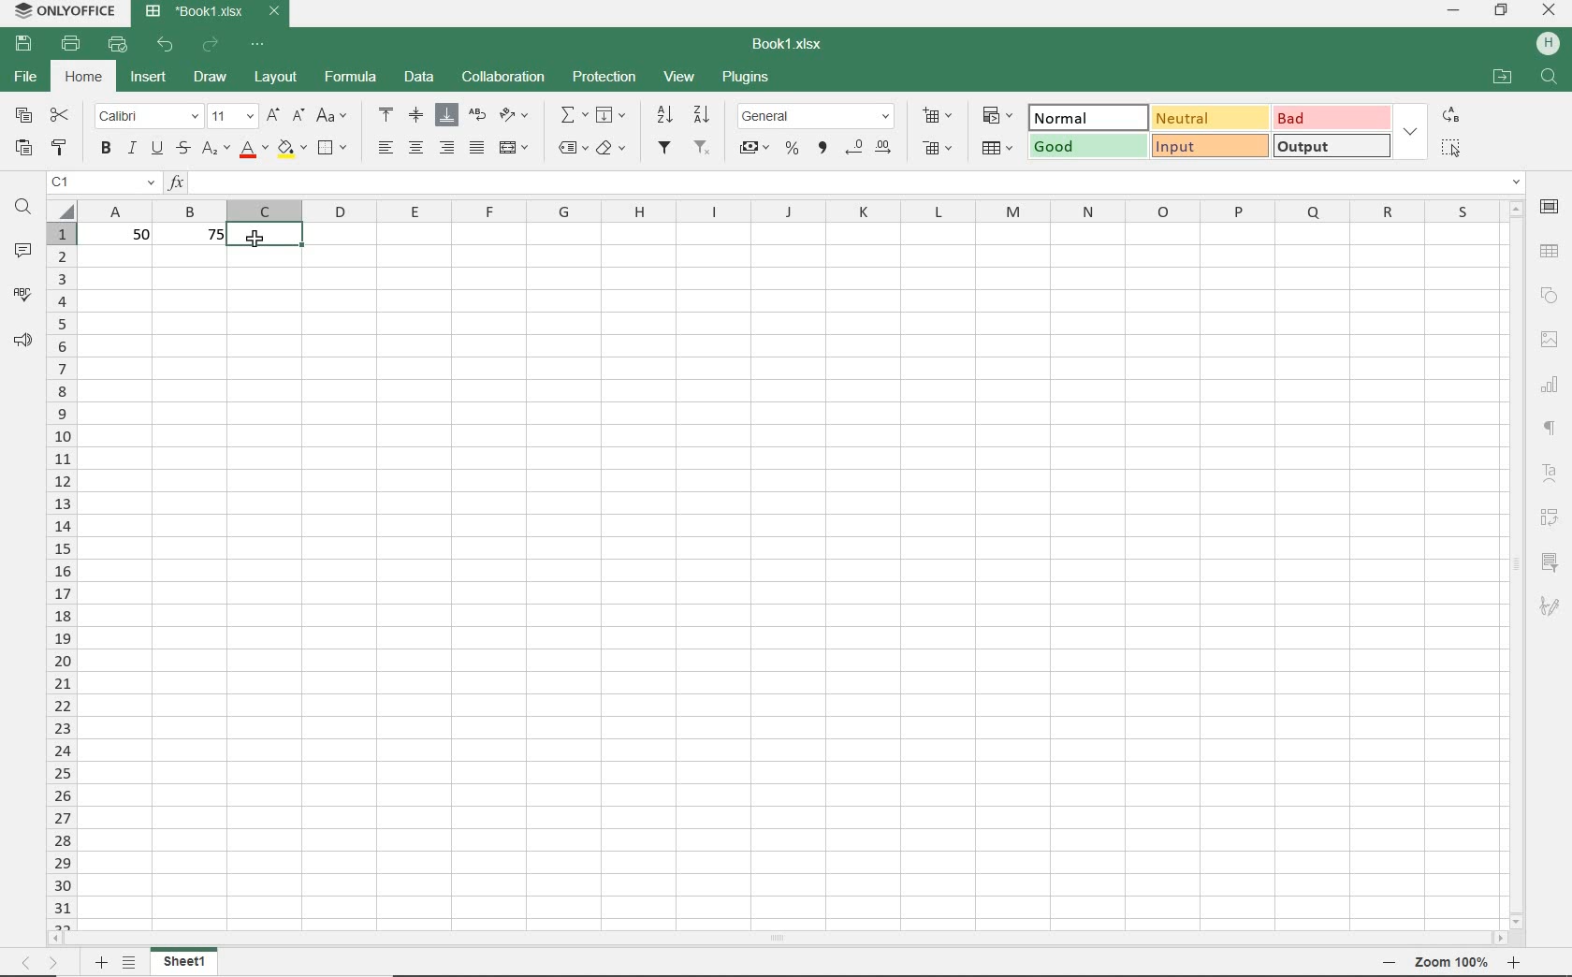  Describe the element at coordinates (157, 151) in the screenshot. I see `underline` at that location.